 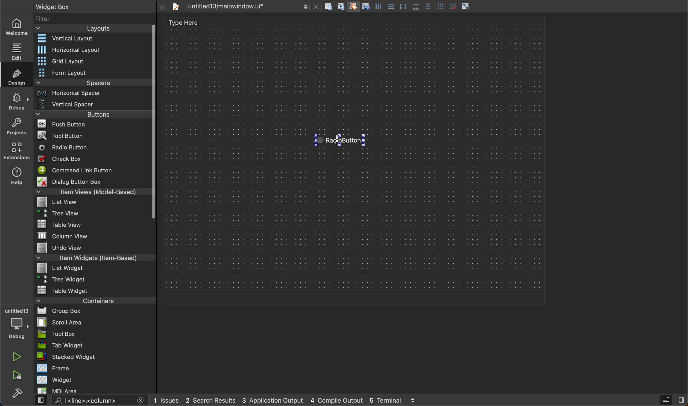 What do you see at coordinates (95, 390) in the screenshot?
I see `mdi area` at bounding box center [95, 390].